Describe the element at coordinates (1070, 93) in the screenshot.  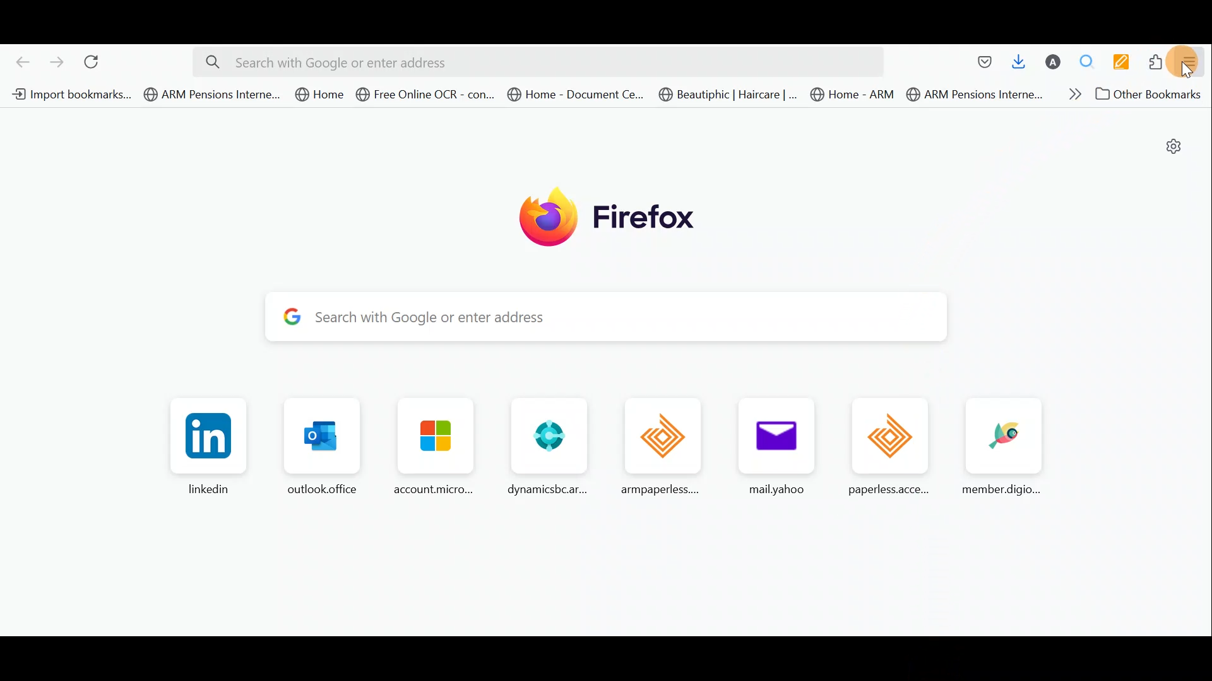
I see `Show more bookmarks` at that location.